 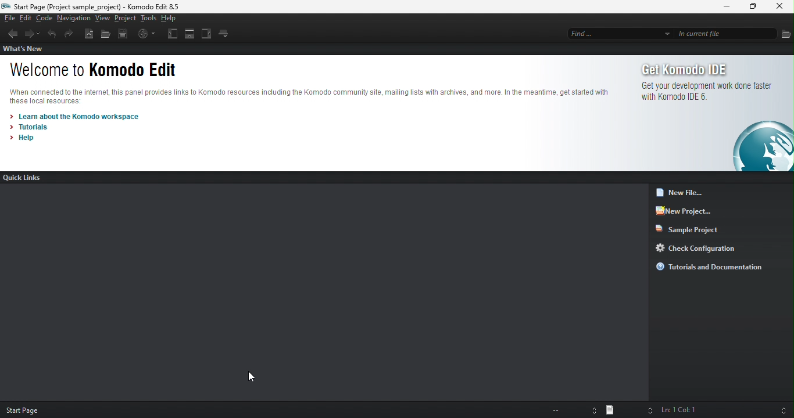 What do you see at coordinates (26, 18) in the screenshot?
I see `edit` at bounding box center [26, 18].